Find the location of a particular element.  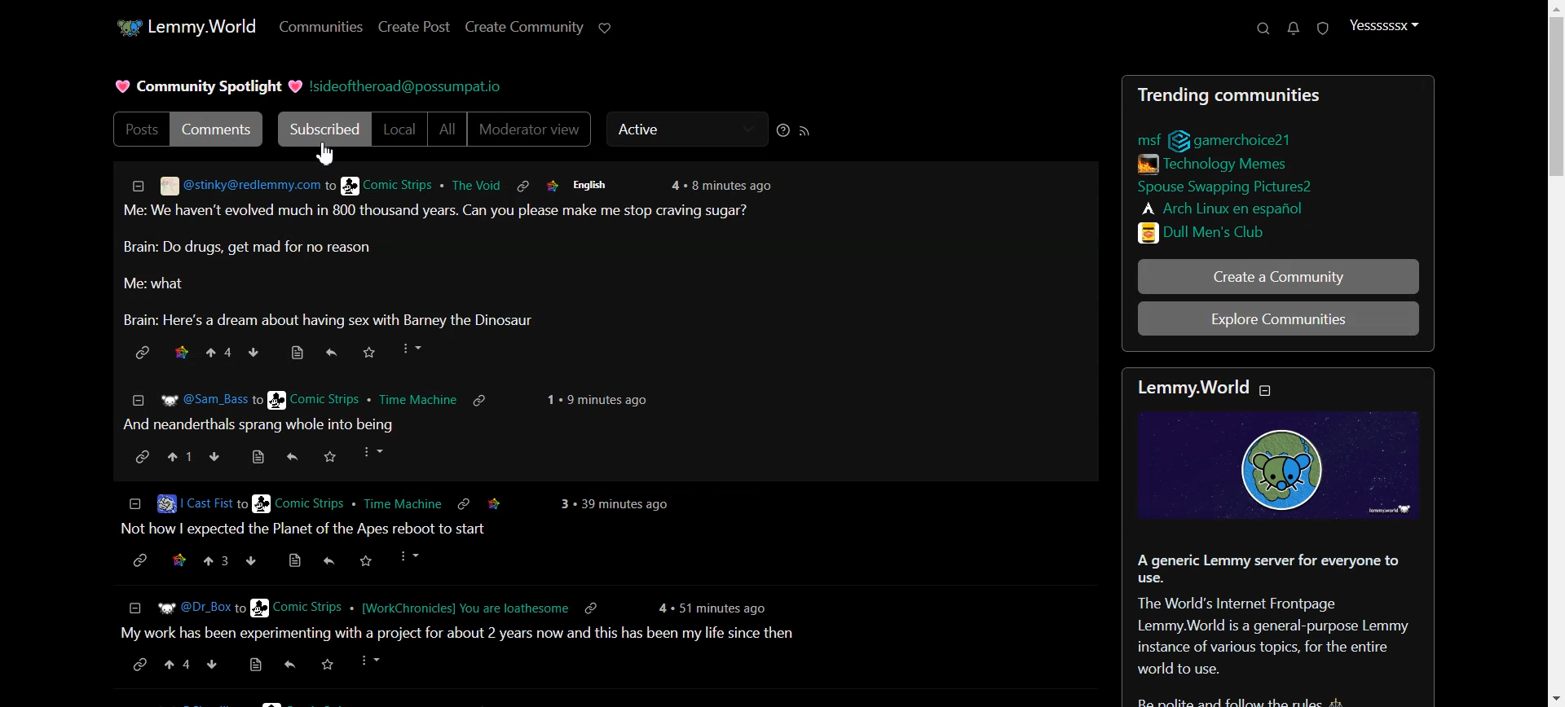

Profile is located at coordinates (1383, 25).